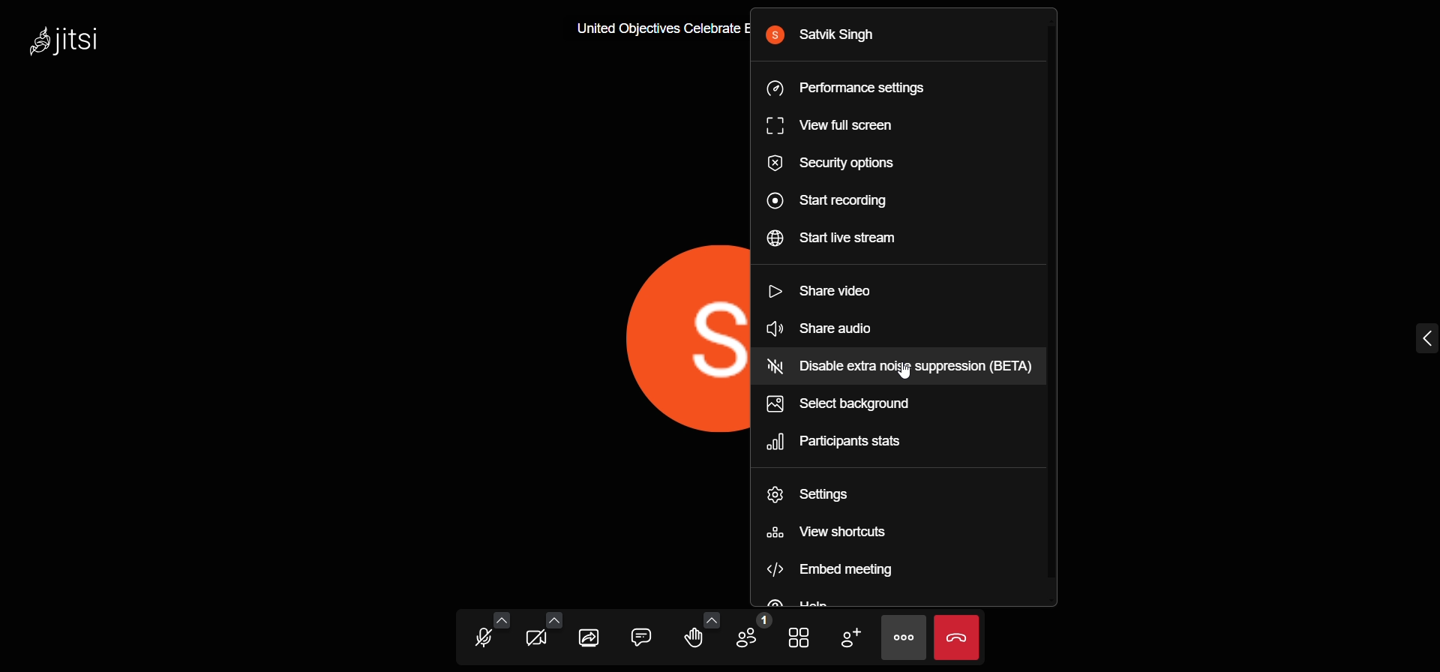 The height and width of the screenshot is (672, 1440). What do you see at coordinates (500, 618) in the screenshot?
I see `more audio options` at bounding box center [500, 618].